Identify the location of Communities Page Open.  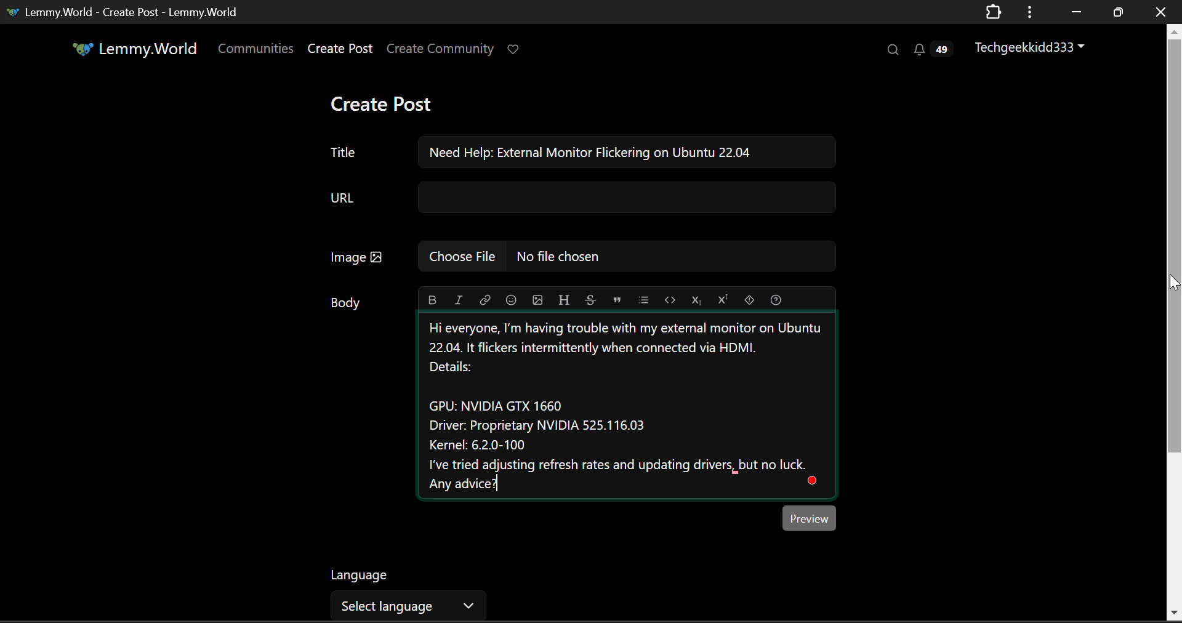
(257, 48).